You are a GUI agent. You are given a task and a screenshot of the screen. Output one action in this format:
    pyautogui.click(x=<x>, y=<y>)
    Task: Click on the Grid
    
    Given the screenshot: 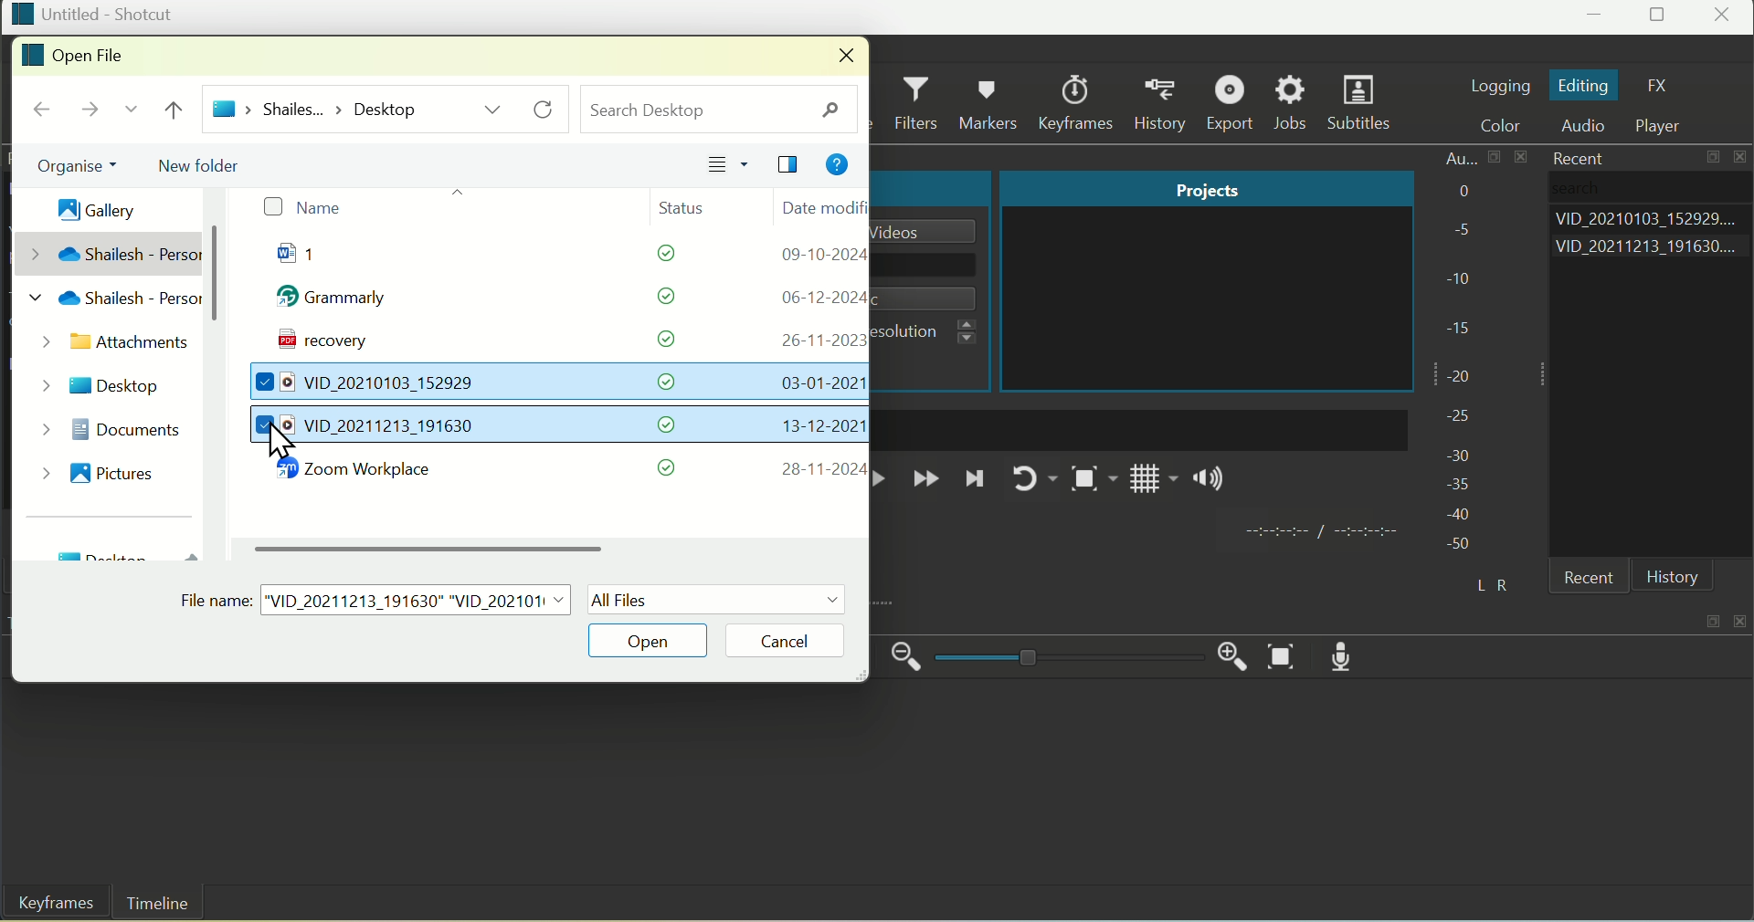 What is the action you would take?
    pyautogui.click(x=1155, y=484)
    